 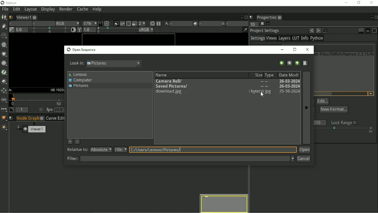 What do you see at coordinates (30, 118) in the screenshot?
I see `Node graph` at bounding box center [30, 118].